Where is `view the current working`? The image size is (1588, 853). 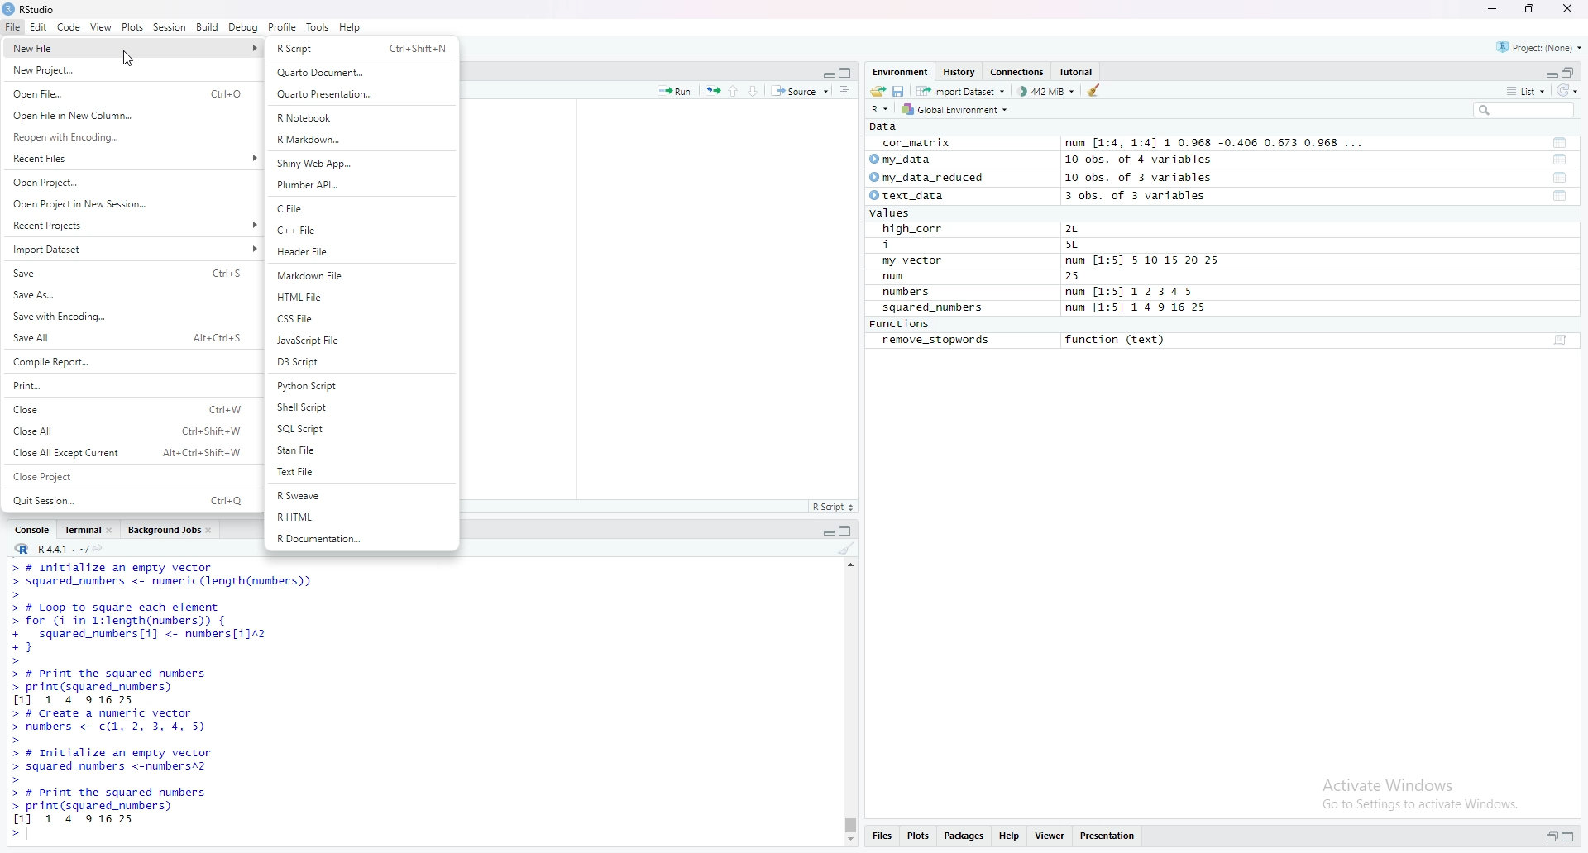
view the current working is located at coordinates (103, 548).